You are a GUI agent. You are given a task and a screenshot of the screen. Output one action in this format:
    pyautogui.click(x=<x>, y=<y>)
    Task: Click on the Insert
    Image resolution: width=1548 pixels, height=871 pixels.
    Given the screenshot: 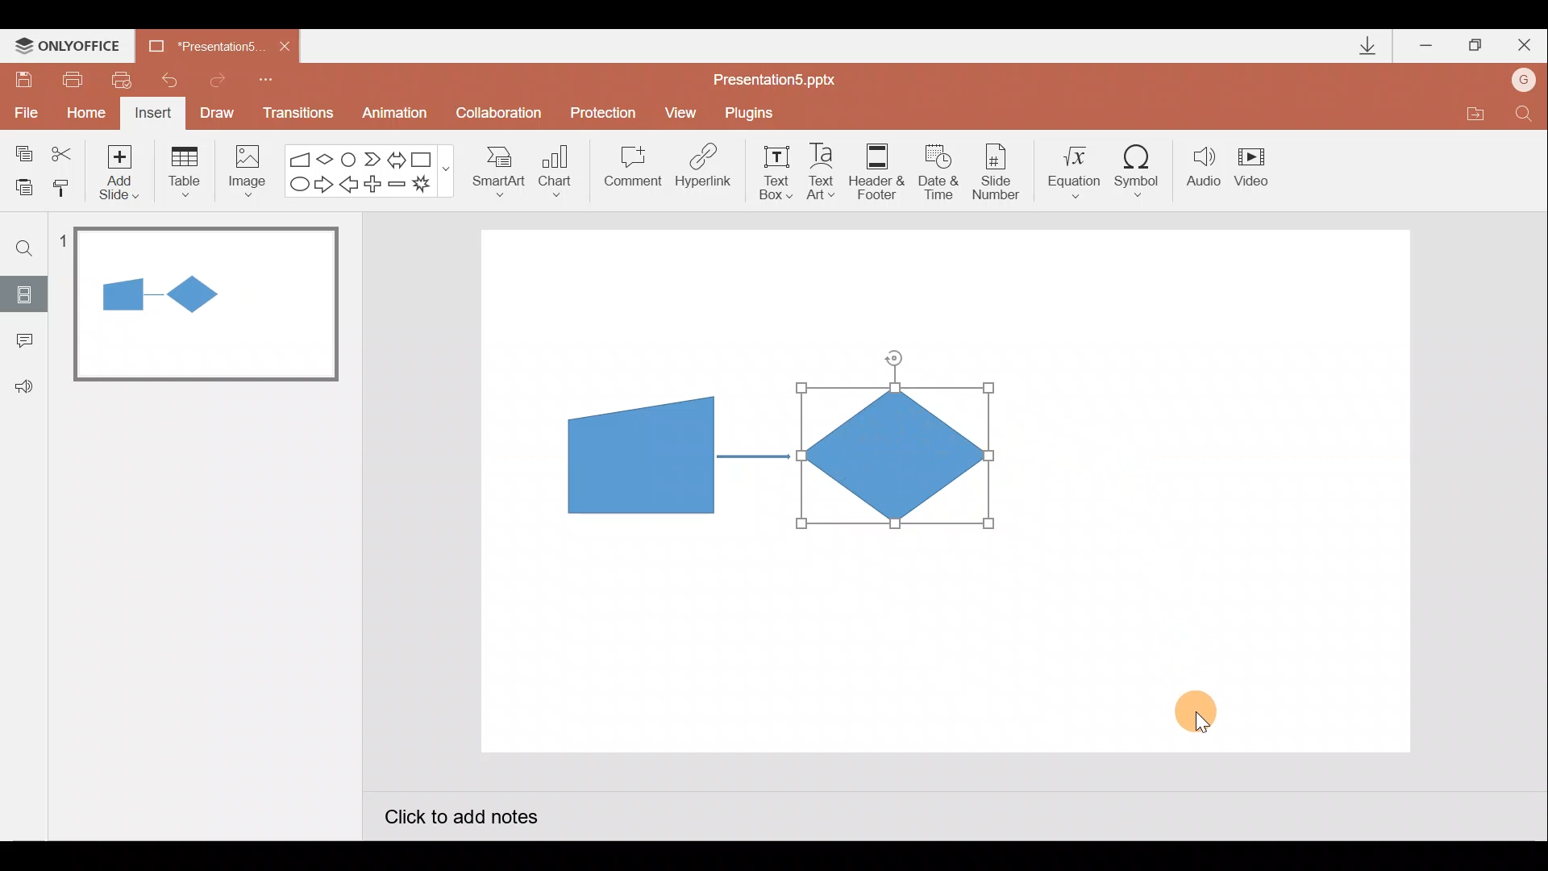 What is the action you would take?
    pyautogui.click(x=151, y=115)
    